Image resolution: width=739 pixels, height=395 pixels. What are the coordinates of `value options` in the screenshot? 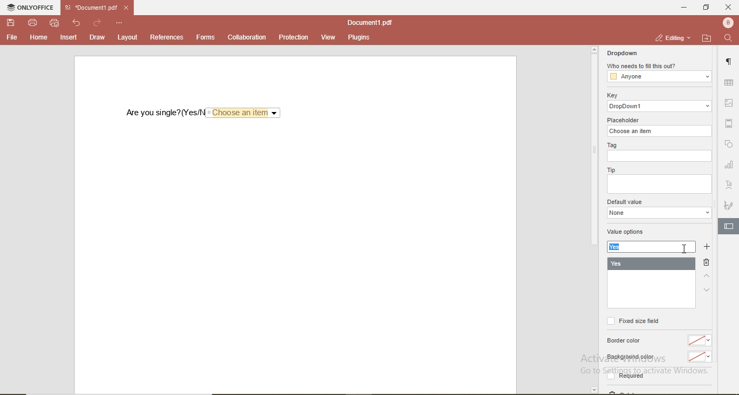 It's located at (631, 233).